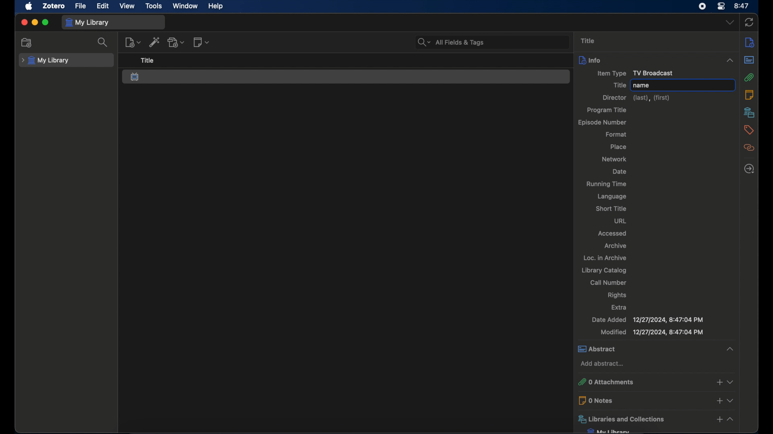 The width and height of the screenshot is (773, 434). What do you see at coordinates (749, 61) in the screenshot?
I see `abstract` at bounding box center [749, 61].